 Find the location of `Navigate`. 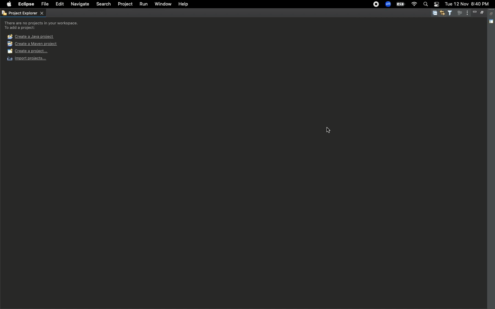

Navigate is located at coordinates (80, 4).